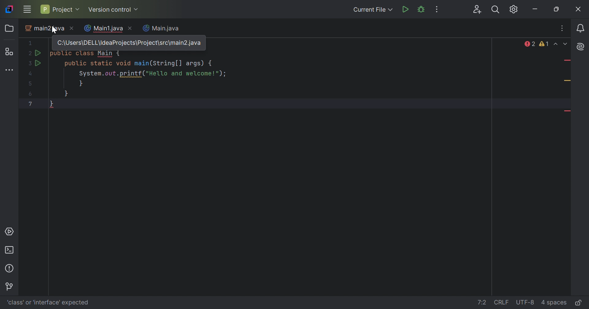 This screenshot has width=589, height=309. Describe the element at coordinates (537, 44) in the screenshot. I see `2 errors, 1 warnings` at that location.